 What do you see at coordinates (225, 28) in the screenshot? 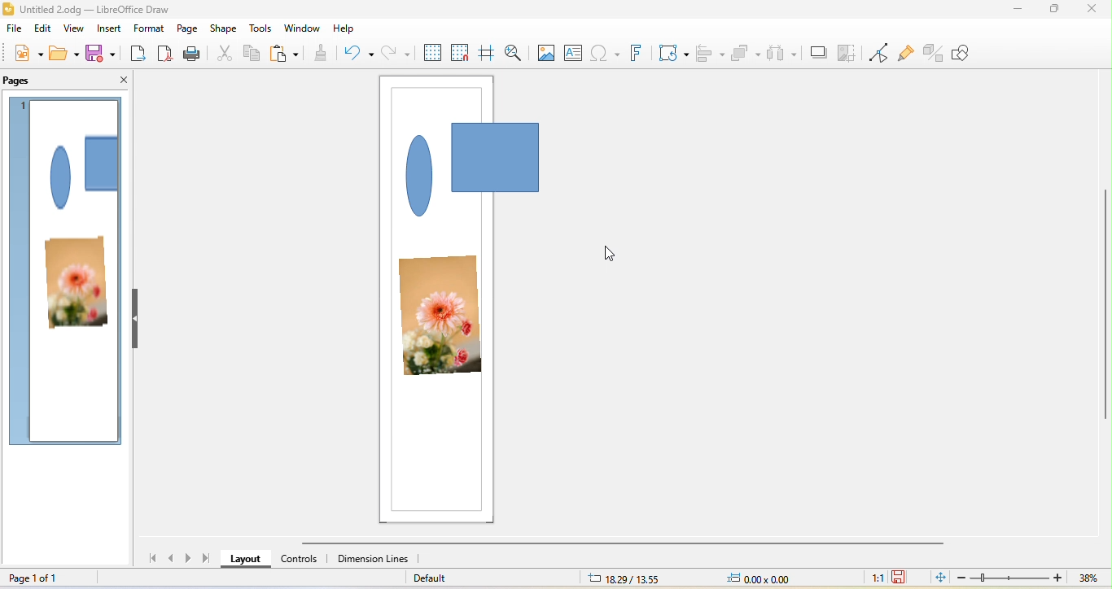
I see `shape` at bounding box center [225, 28].